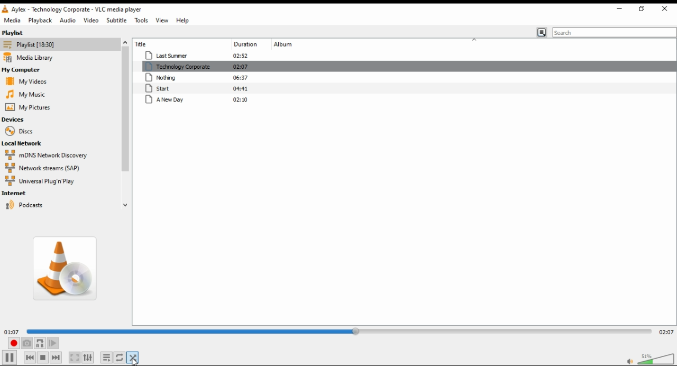  Describe the element at coordinates (27, 206) in the screenshot. I see `podcasts` at that location.